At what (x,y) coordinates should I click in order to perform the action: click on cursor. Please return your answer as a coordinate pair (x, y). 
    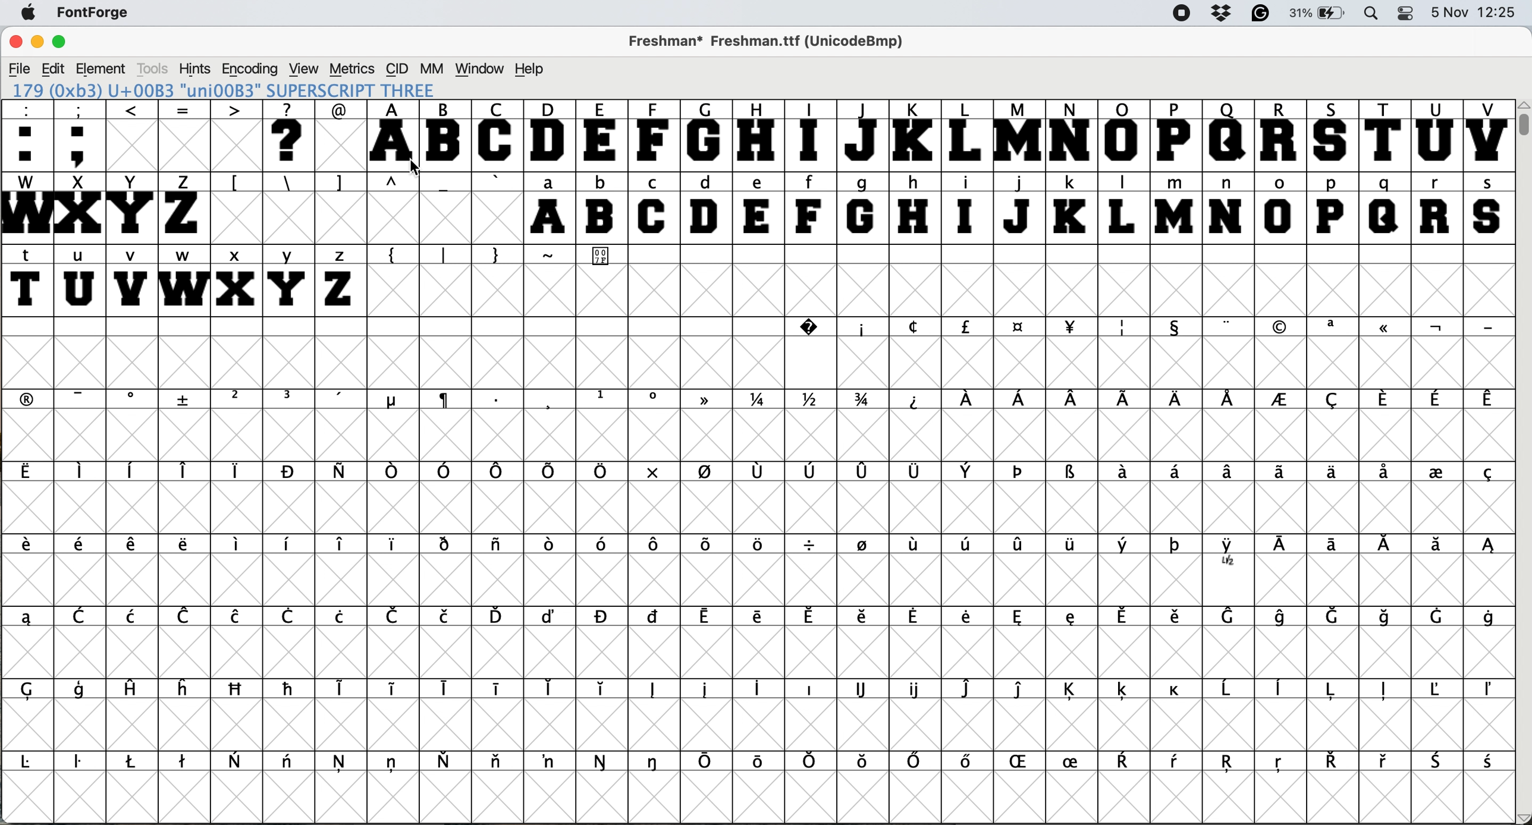
    Looking at the image, I should click on (409, 164).